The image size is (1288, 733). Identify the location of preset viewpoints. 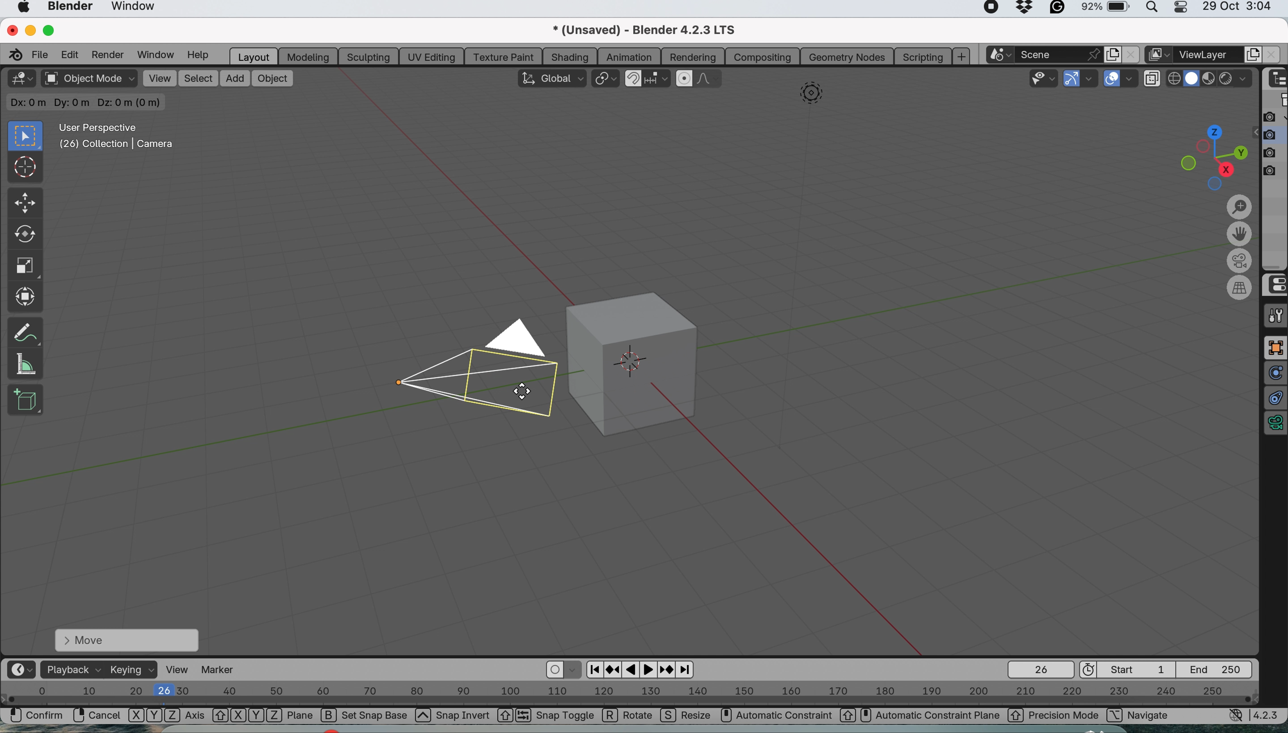
(1207, 156).